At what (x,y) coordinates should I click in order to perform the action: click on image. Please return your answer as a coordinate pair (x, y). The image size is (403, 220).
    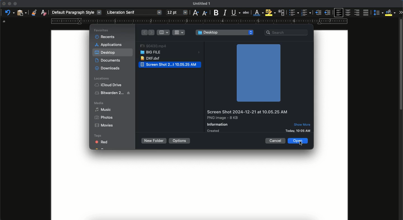
    Looking at the image, I should click on (258, 73).